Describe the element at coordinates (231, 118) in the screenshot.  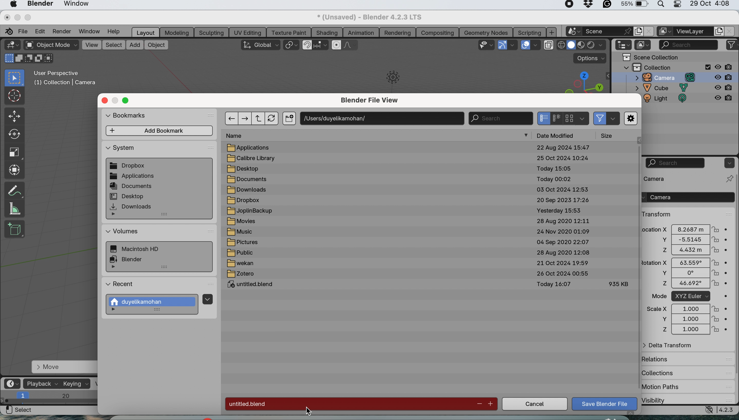
I see `previous folder` at that location.